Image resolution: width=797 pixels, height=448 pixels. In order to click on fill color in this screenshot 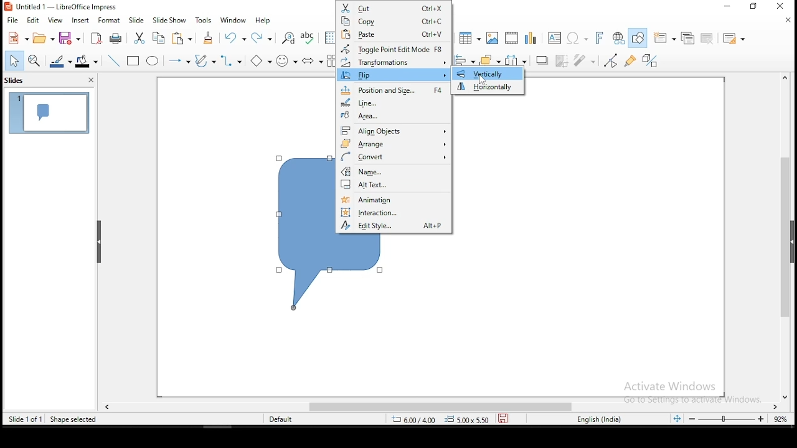, I will do `click(85, 62)`.